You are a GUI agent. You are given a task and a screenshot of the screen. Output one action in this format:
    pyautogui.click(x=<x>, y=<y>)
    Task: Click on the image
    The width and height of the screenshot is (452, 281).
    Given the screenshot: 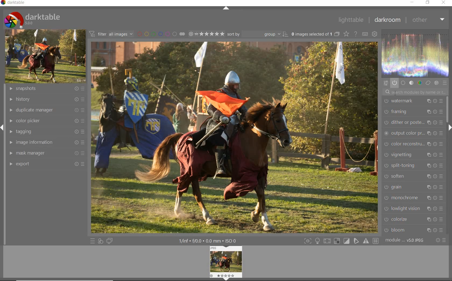 What is the action you would take?
    pyautogui.click(x=44, y=57)
    